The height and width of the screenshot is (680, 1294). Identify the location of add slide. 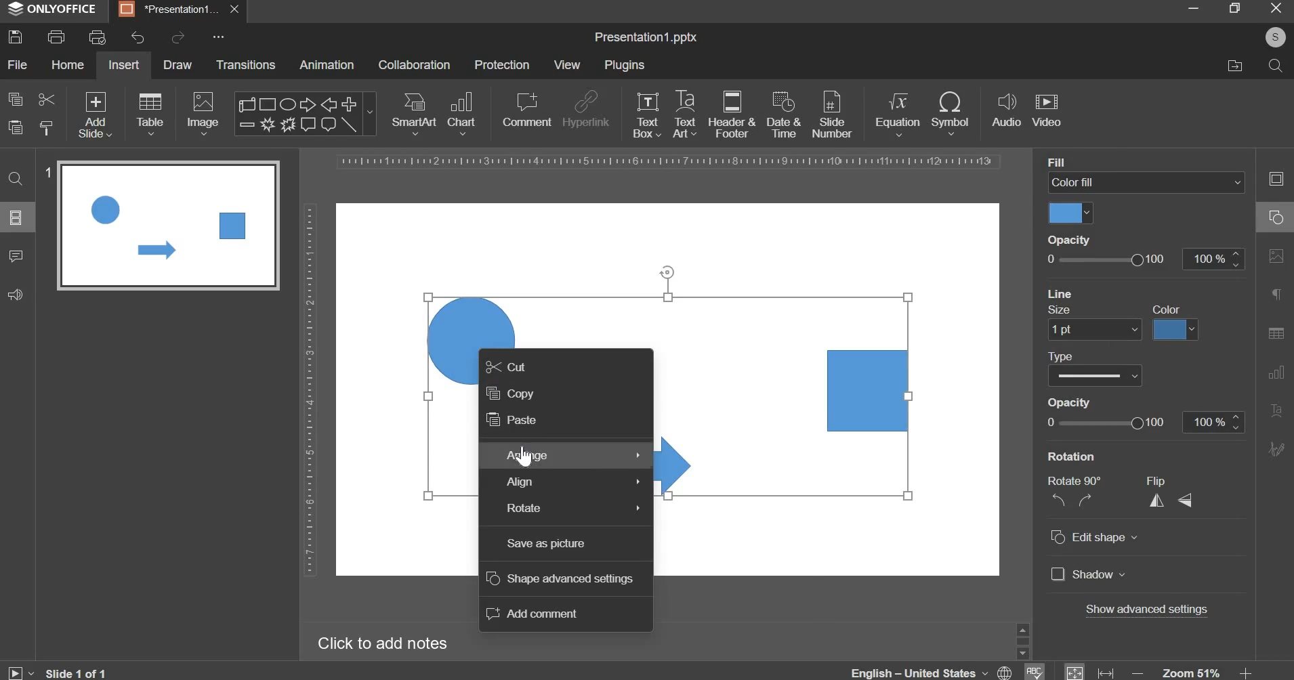
(96, 116).